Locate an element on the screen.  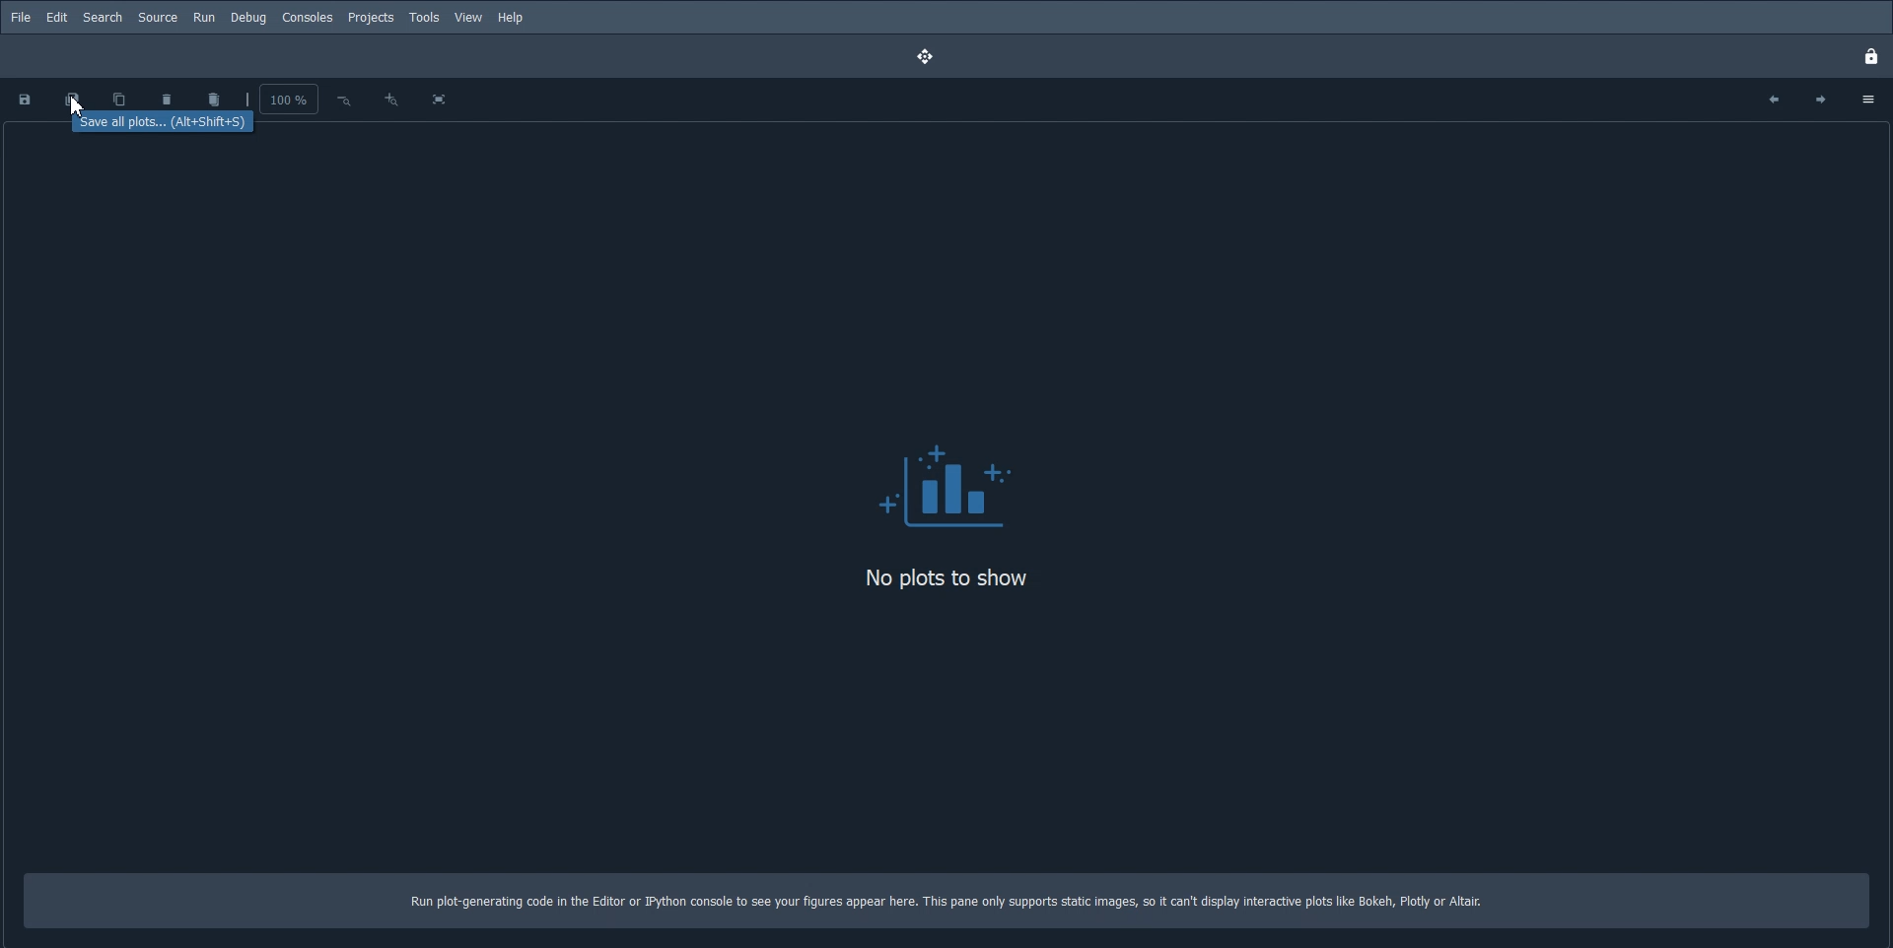
Save all plot is located at coordinates (76, 97).